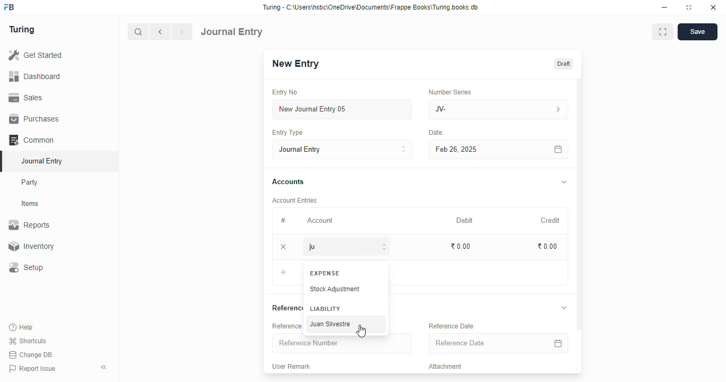 The height and width of the screenshot is (382, 726). What do you see at coordinates (343, 149) in the screenshot?
I see `journal entry` at bounding box center [343, 149].